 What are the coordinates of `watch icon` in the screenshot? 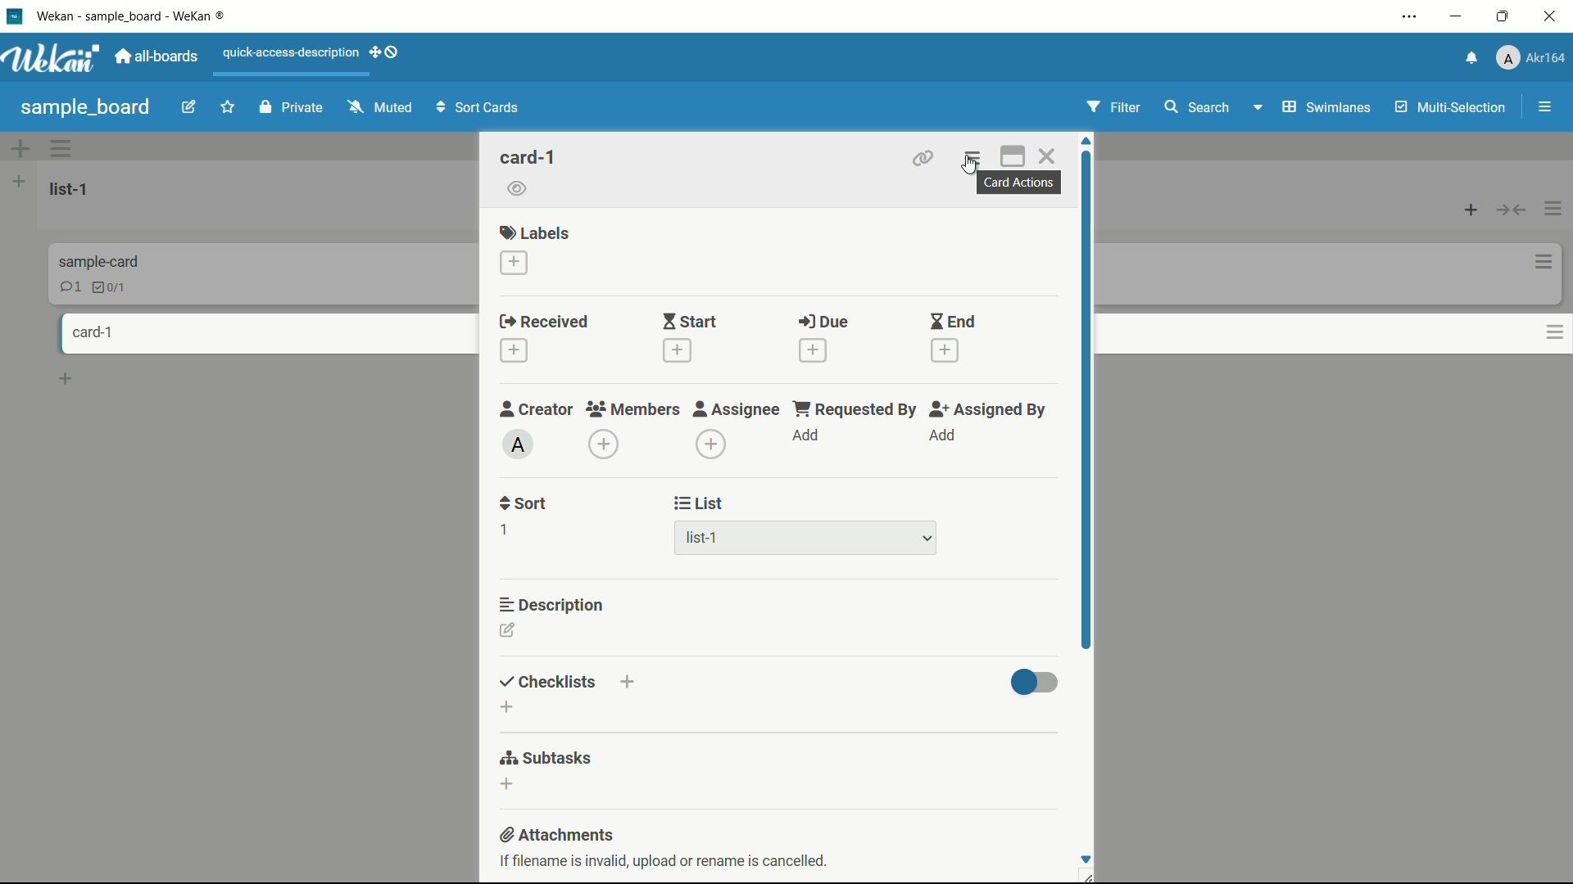 It's located at (519, 191).